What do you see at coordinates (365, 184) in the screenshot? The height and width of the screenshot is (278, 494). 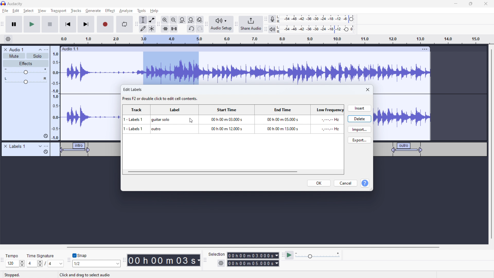 I see `help` at bounding box center [365, 184].